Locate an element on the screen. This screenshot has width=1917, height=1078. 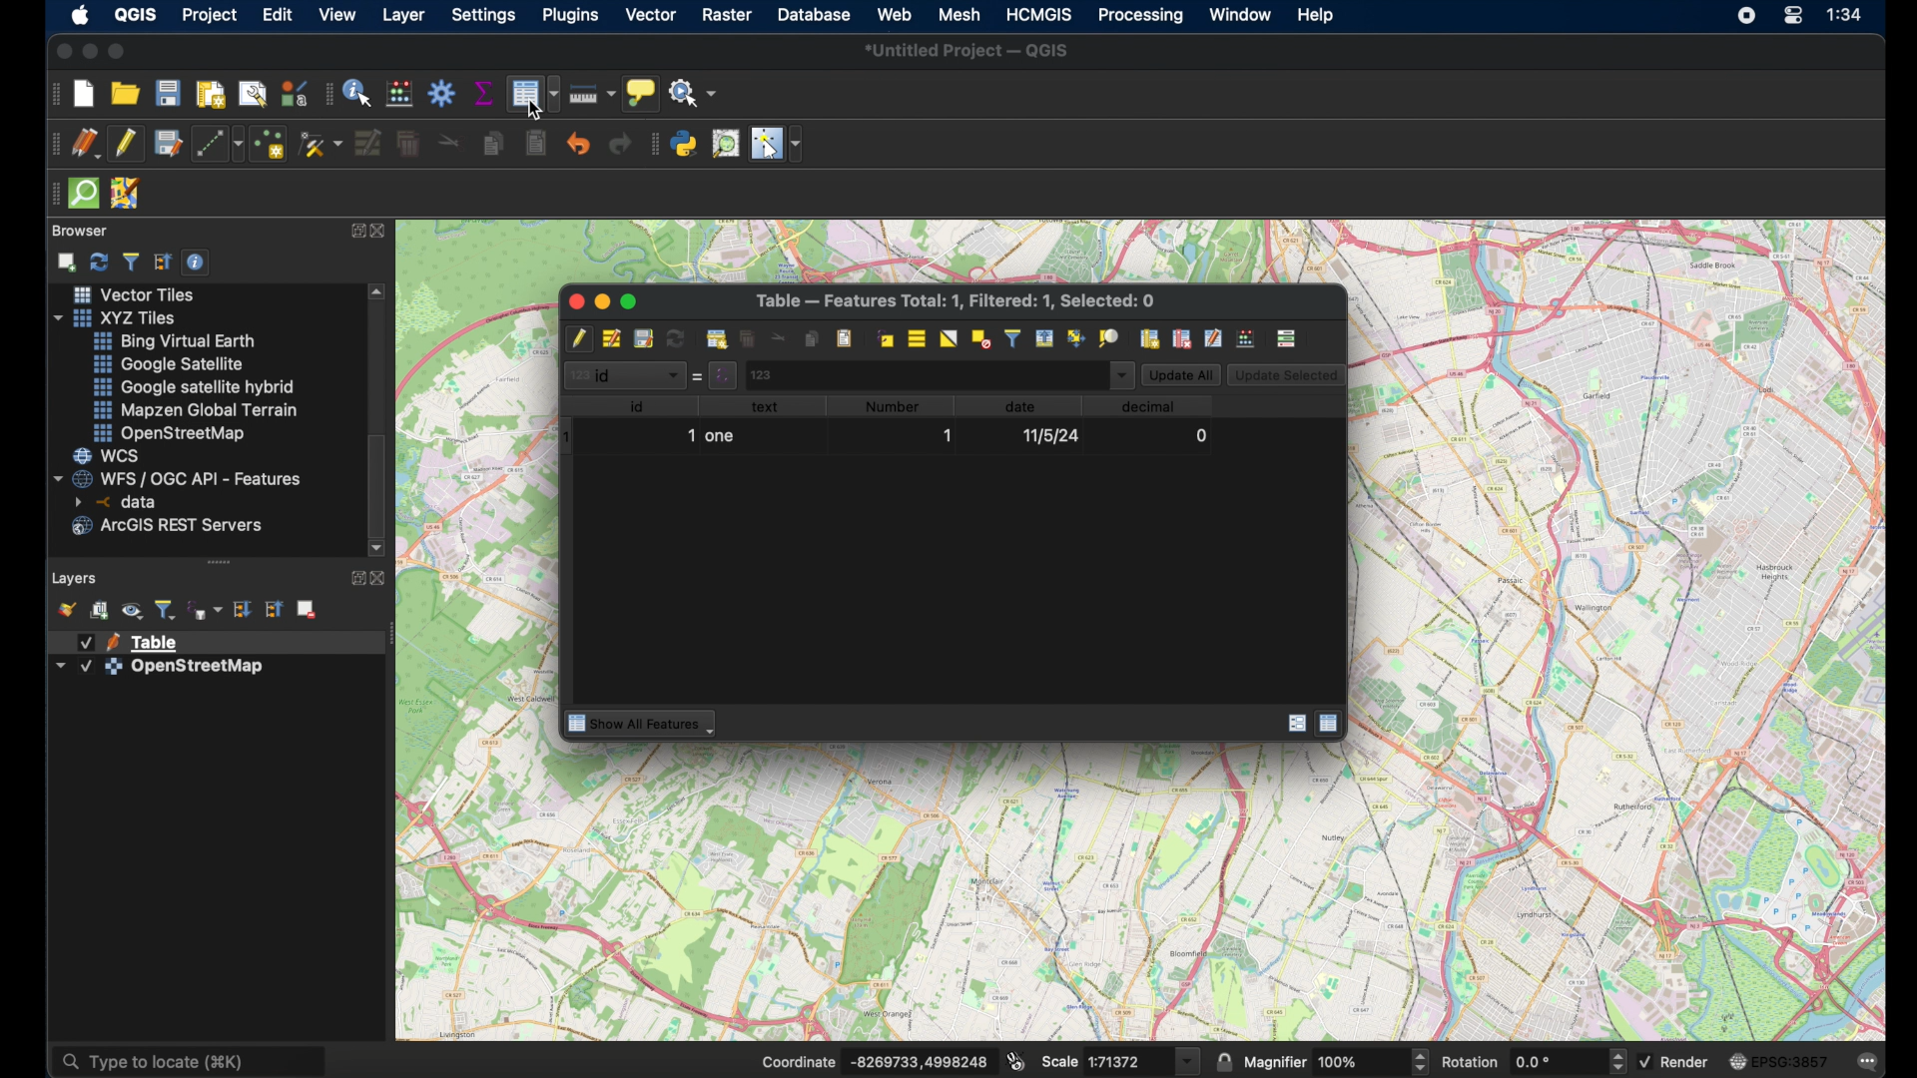
quicksom is located at coordinates (85, 193).